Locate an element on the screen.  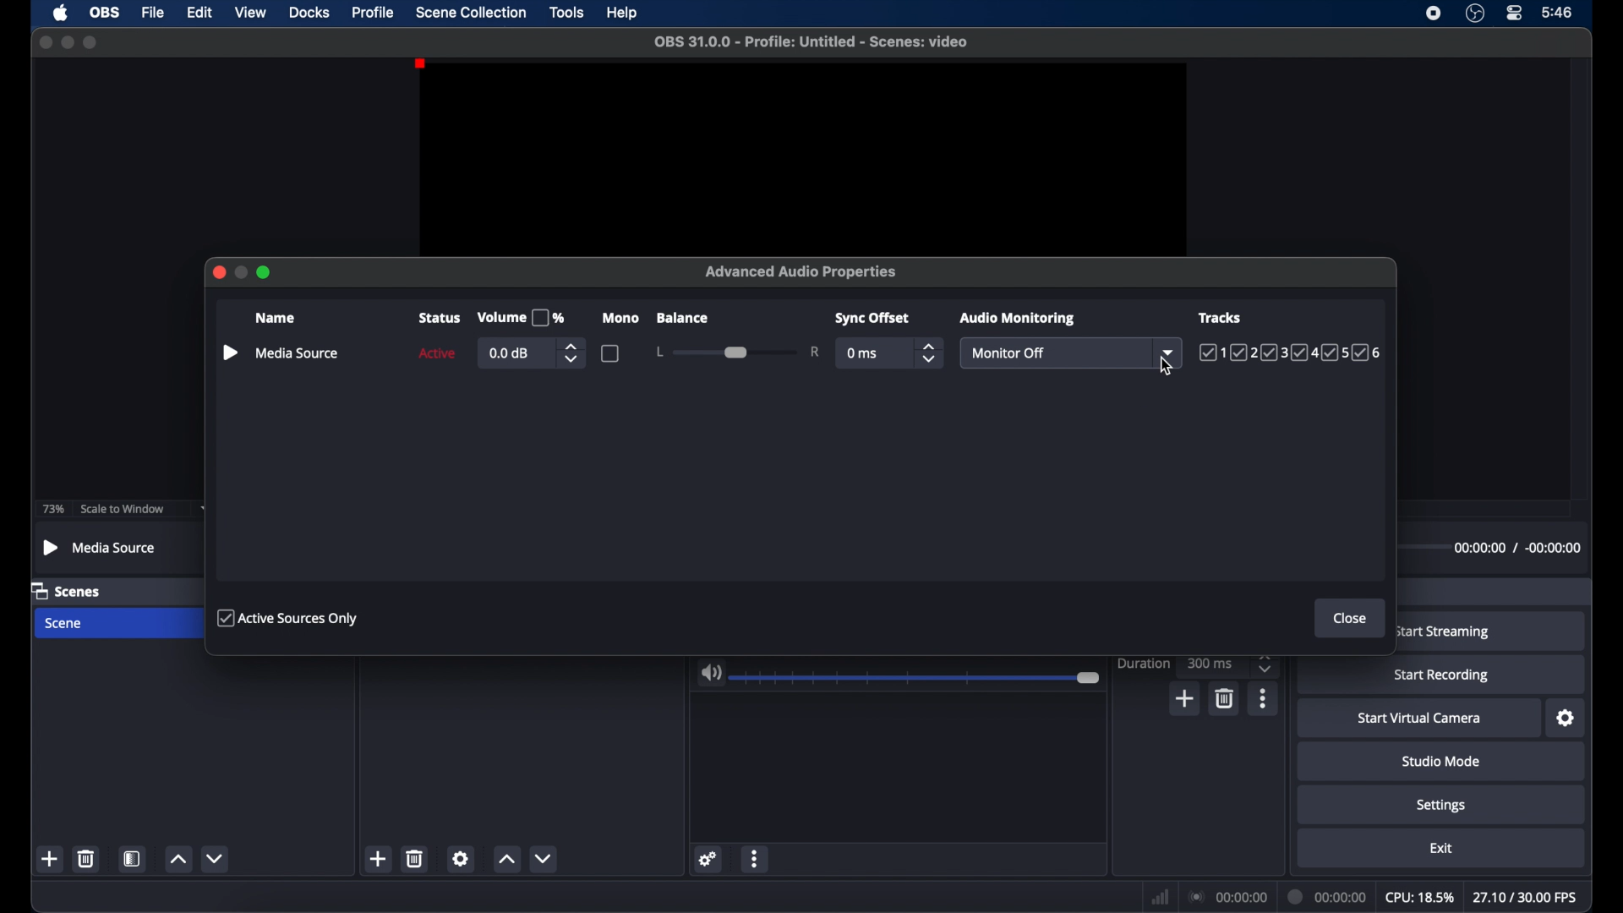
tracks is located at coordinates (1292, 353).